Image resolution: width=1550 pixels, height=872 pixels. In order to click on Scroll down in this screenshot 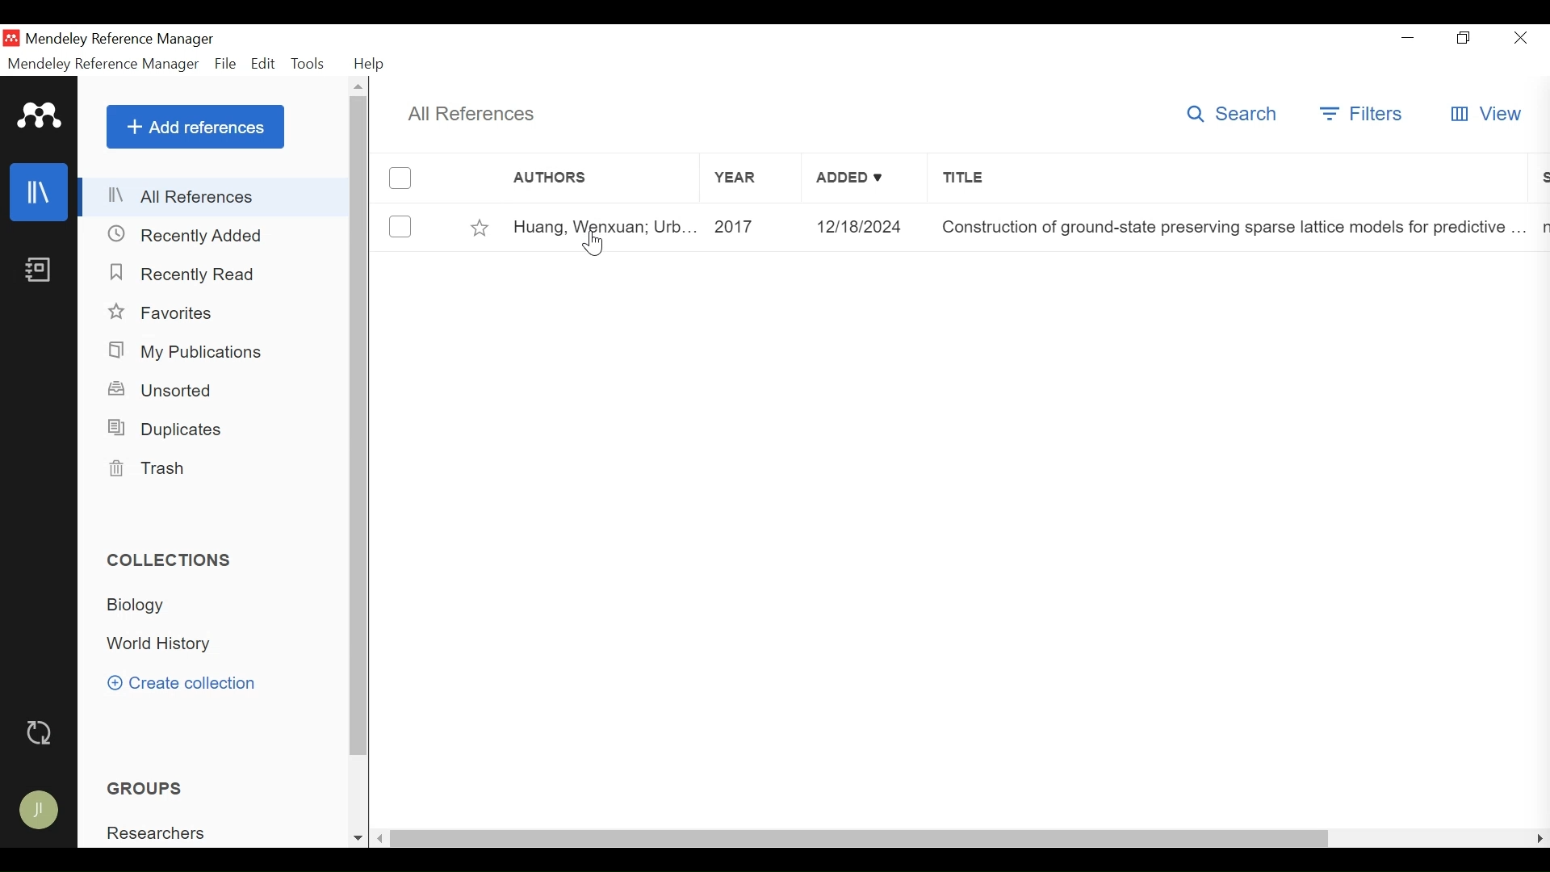, I will do `click(358, 839)`.